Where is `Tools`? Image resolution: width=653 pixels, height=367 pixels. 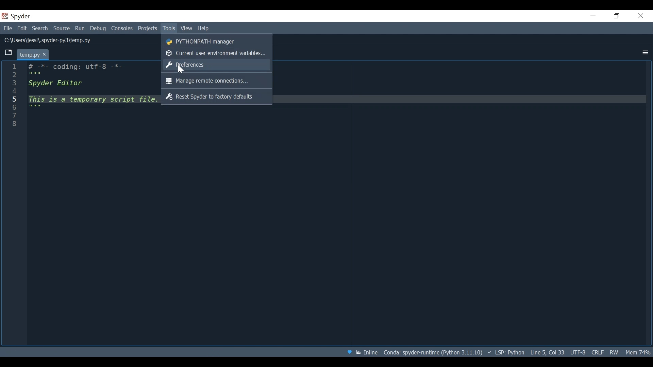 Tools is located at coordinates (168, 28).